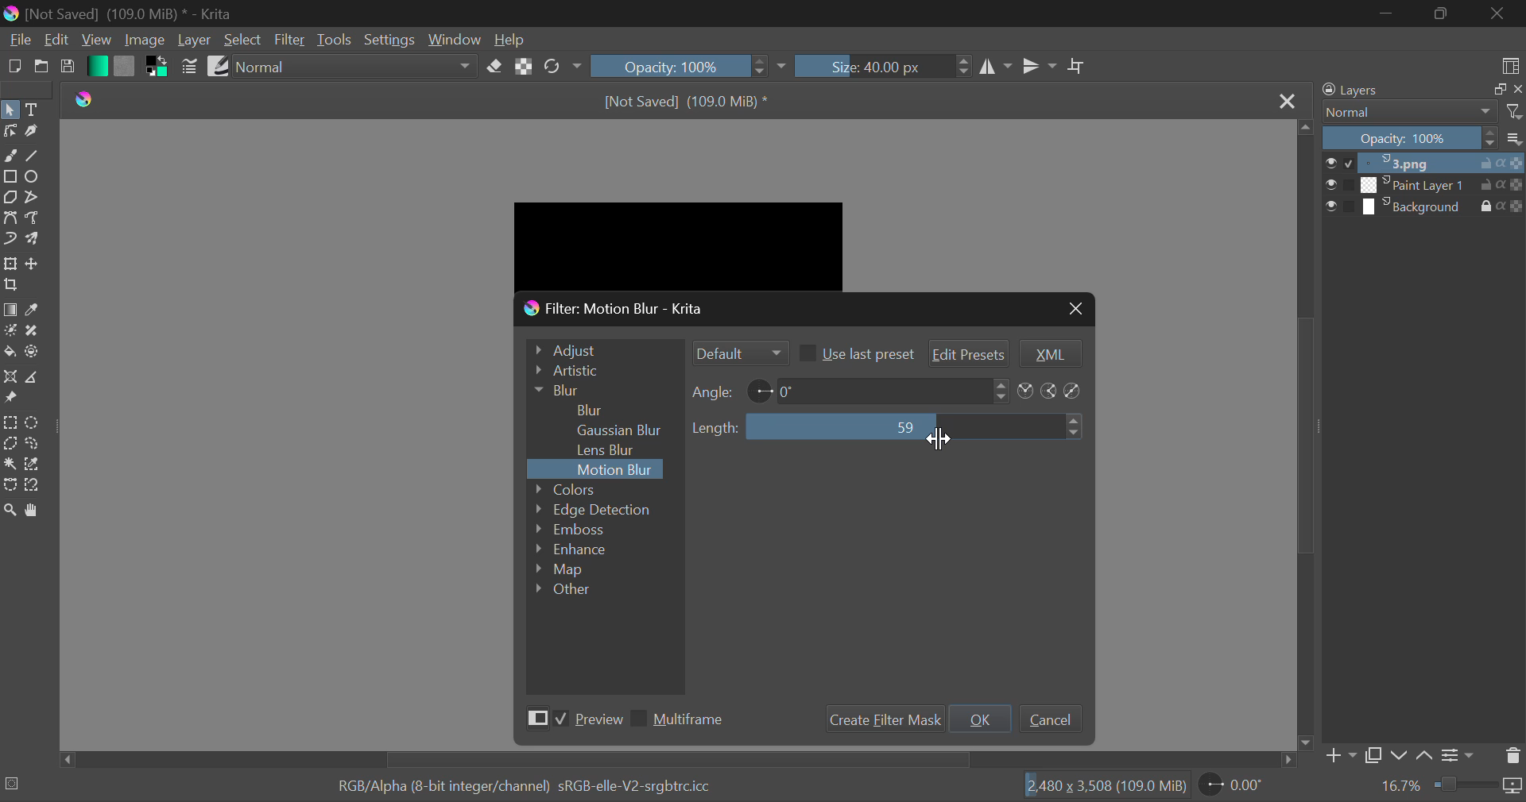  Describe the element at coordinates (512, 39) in the screenshot. I see `Help` at that location.